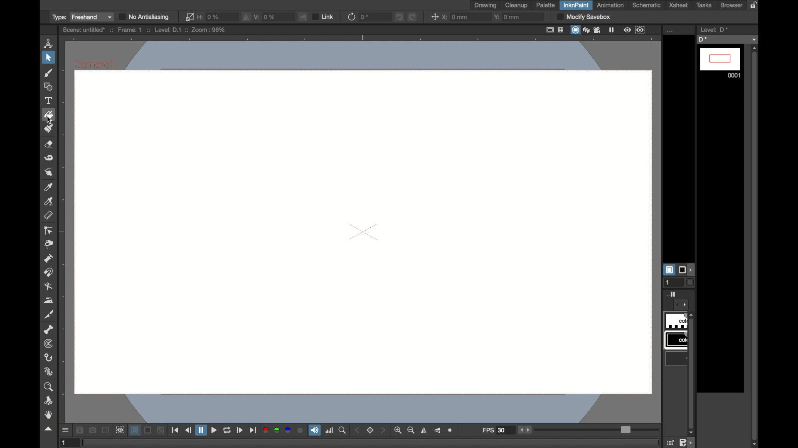  What do you see at coordinates (48, 287) in the screenshot?
I see `blender tool` at bounding box center [48, 287].